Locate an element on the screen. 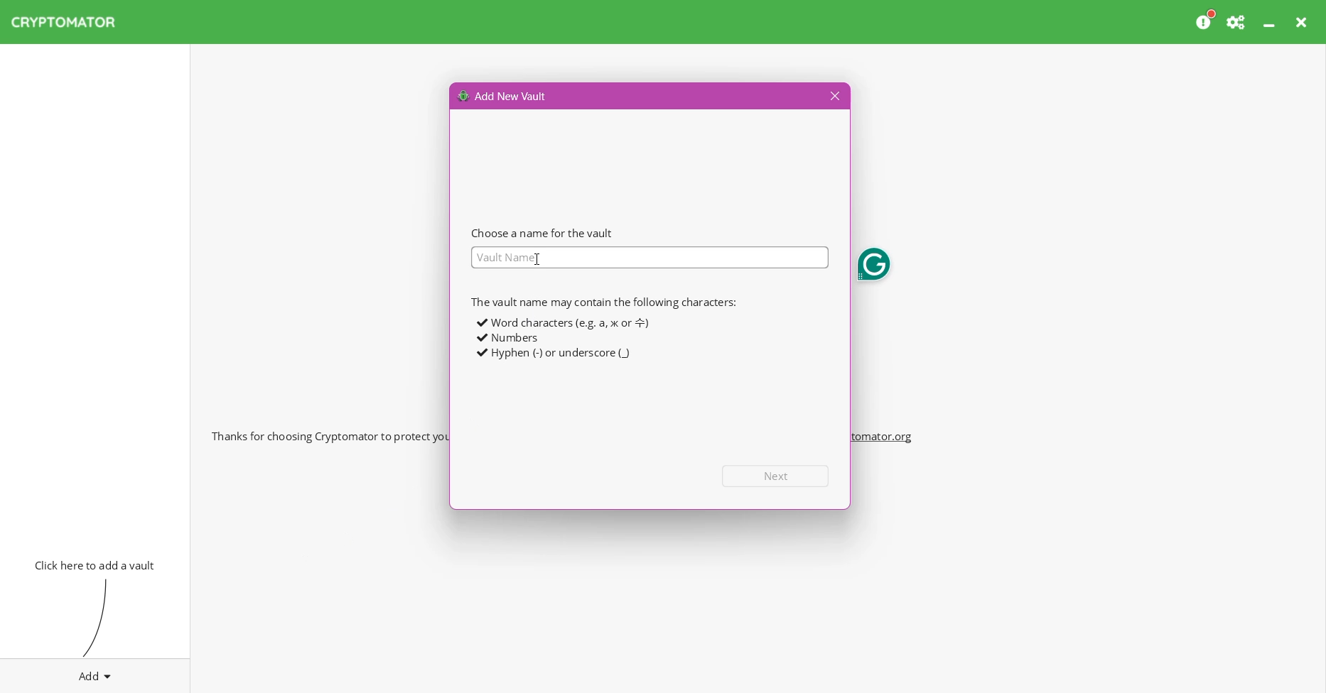 The height and width of the screenshot is (693, 1326). Minimize is located at coordinates (1271, 22).